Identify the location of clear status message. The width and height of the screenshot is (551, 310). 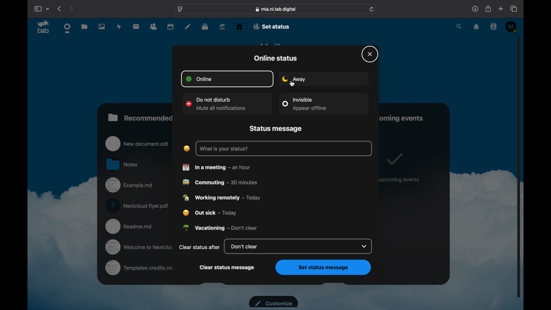
(227, 268).